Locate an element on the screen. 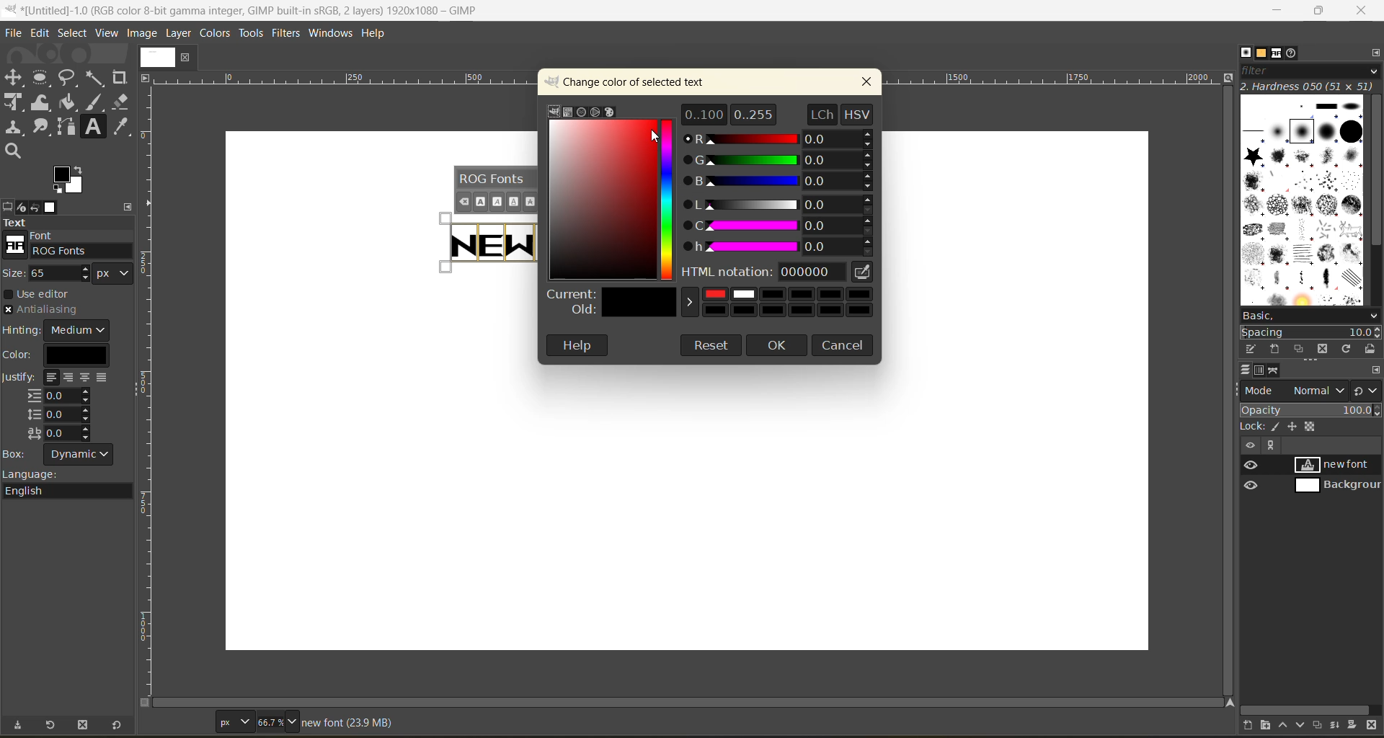  watercolor is located at coordinates (582, 111).